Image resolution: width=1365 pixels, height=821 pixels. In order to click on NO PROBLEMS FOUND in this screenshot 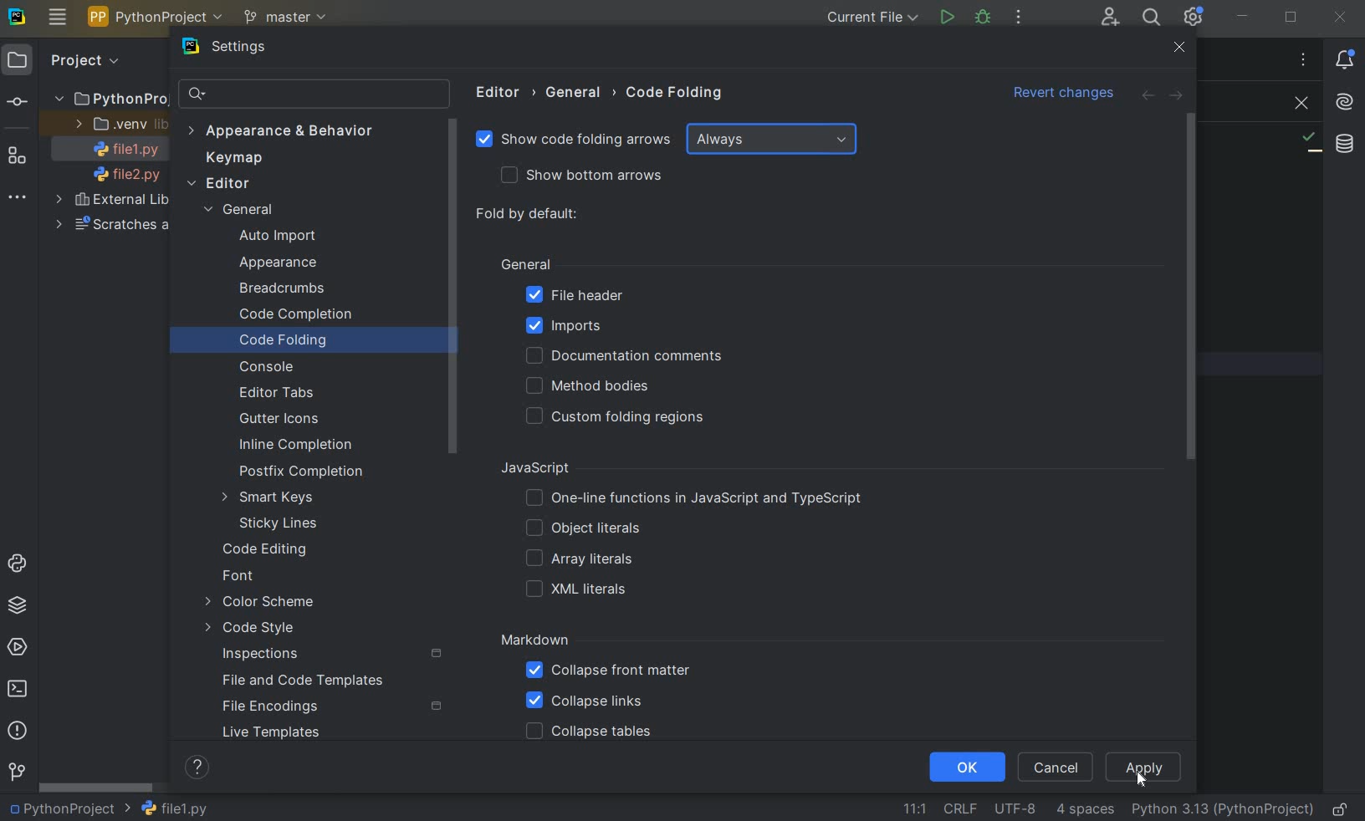, I will do `click(1310, 142)`.